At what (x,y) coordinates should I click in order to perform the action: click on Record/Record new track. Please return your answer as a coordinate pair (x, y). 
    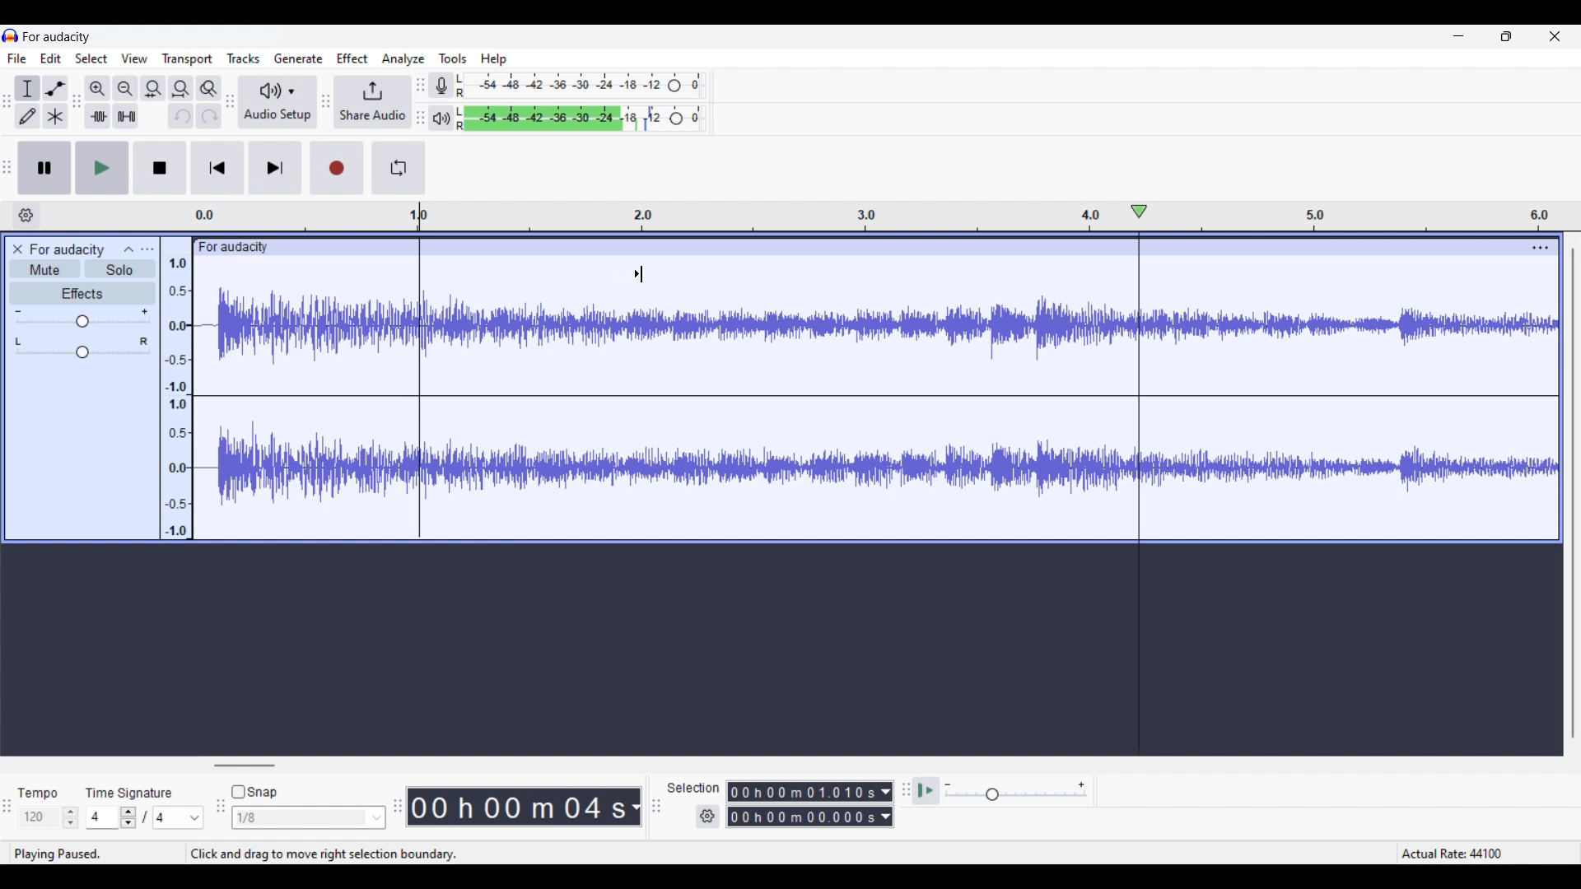
    Looking at the image, I should click on (337, 168).